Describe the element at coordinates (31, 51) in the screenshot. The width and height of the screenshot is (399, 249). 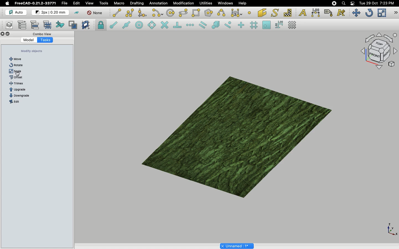
I see `Create objects` at that location.